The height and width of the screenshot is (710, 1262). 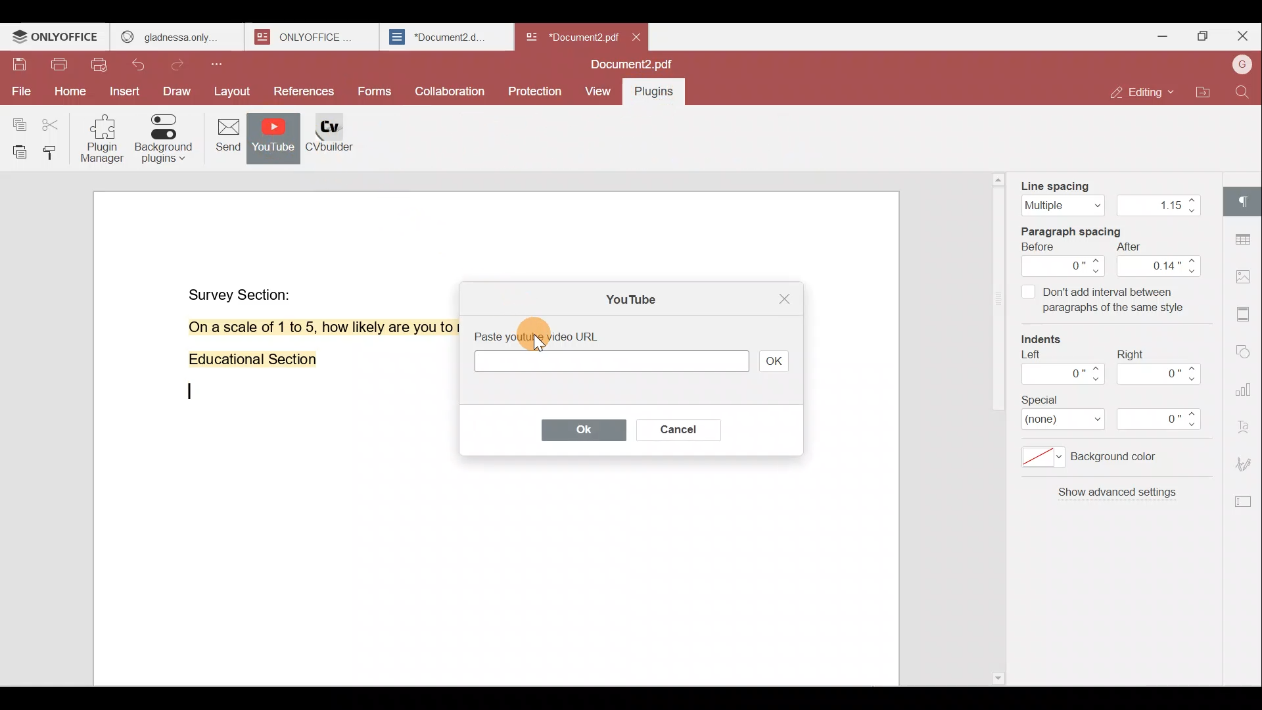 What do you see at coordinates (576, 429) in the screenshot?
I see `OK` at bounding box center [576, 429].